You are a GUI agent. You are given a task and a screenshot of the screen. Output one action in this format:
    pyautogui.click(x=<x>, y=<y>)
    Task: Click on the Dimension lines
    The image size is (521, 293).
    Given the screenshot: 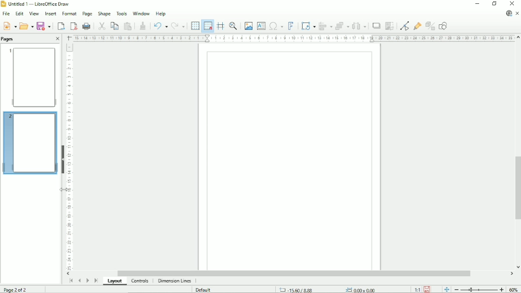 What is the action you would take?
    pyautogui.click(x=174, y=281)
    